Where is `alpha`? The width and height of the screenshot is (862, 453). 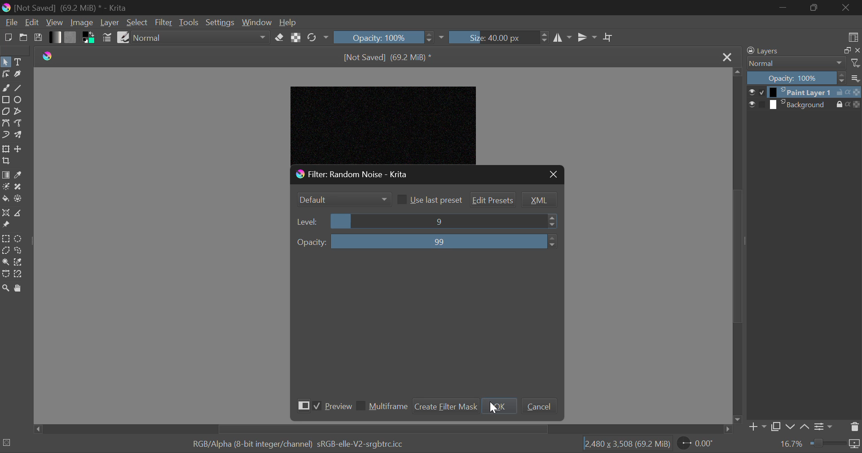 alpha is located at coordinates (844, 105).